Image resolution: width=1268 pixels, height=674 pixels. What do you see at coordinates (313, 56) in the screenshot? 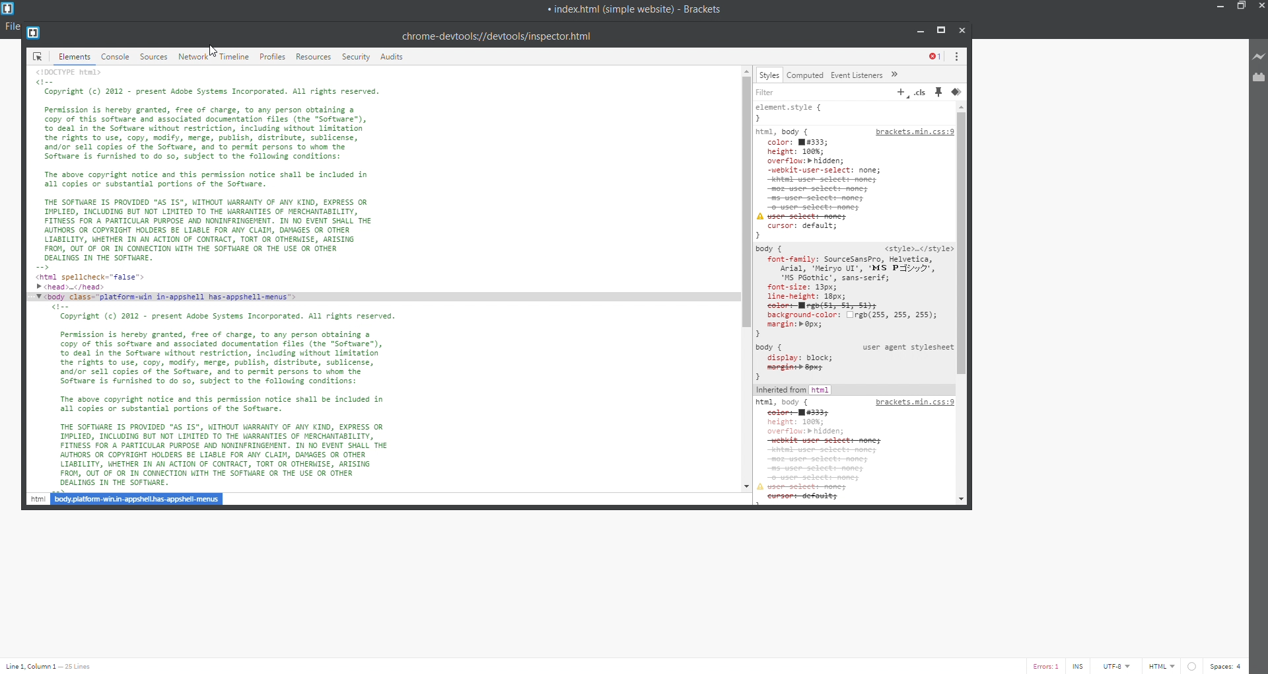
I see `resources` at bounding box center [313, 56].